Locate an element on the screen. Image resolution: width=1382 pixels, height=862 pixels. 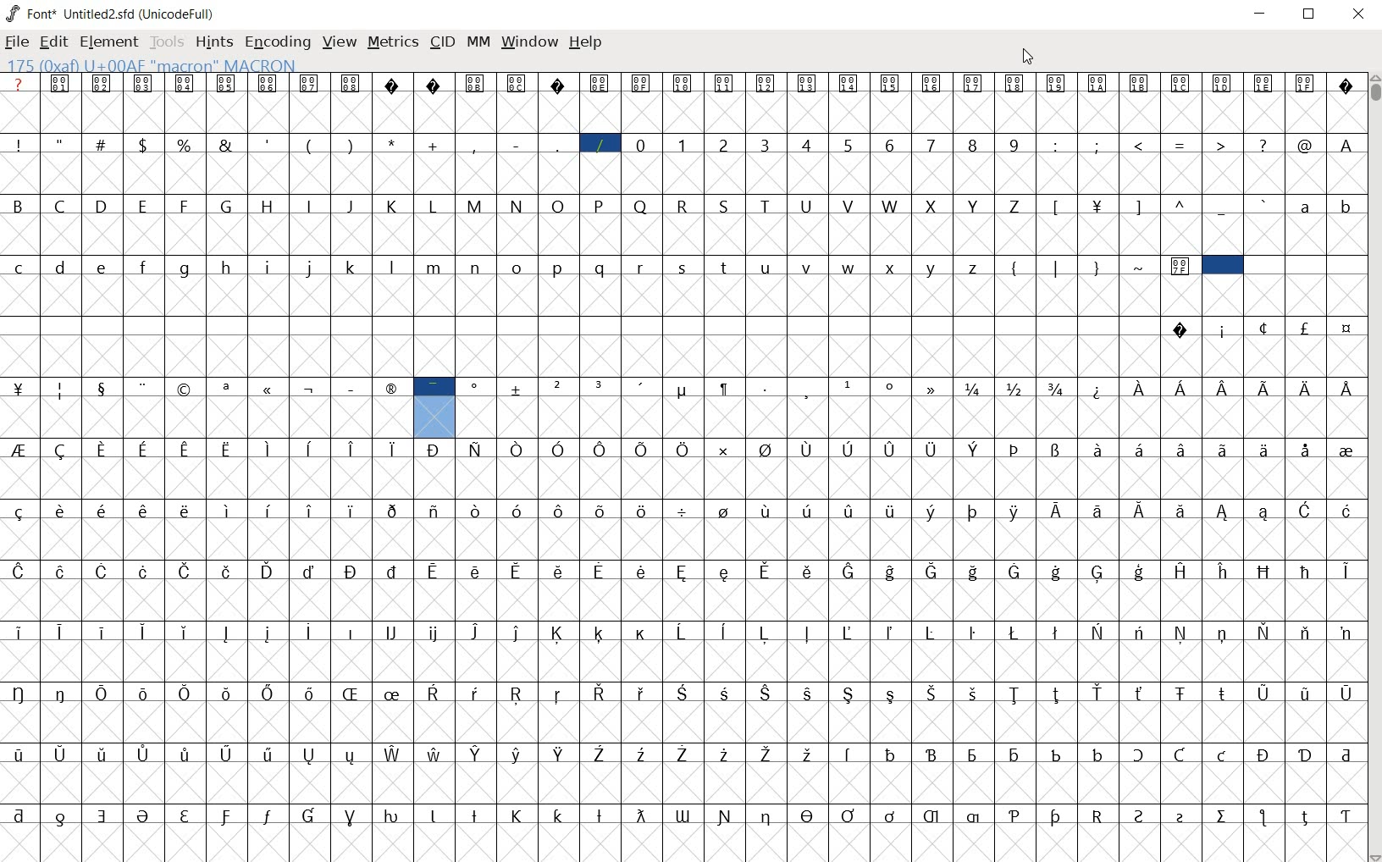
accented characters is located at coordinates (867, 652).